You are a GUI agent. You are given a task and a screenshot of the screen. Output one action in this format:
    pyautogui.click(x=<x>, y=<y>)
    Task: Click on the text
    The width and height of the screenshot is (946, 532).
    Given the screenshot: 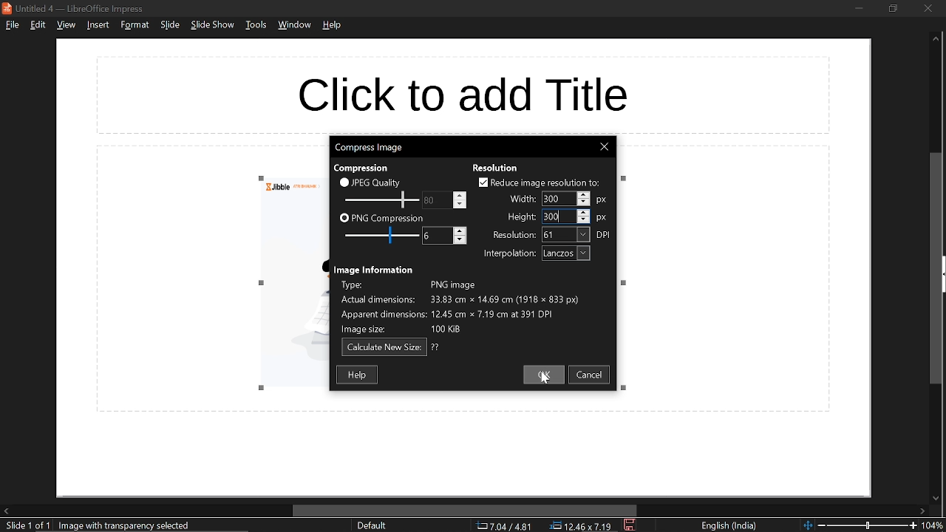 What is the action you would take?
    pyautogui.click(x=522, y=217)
    